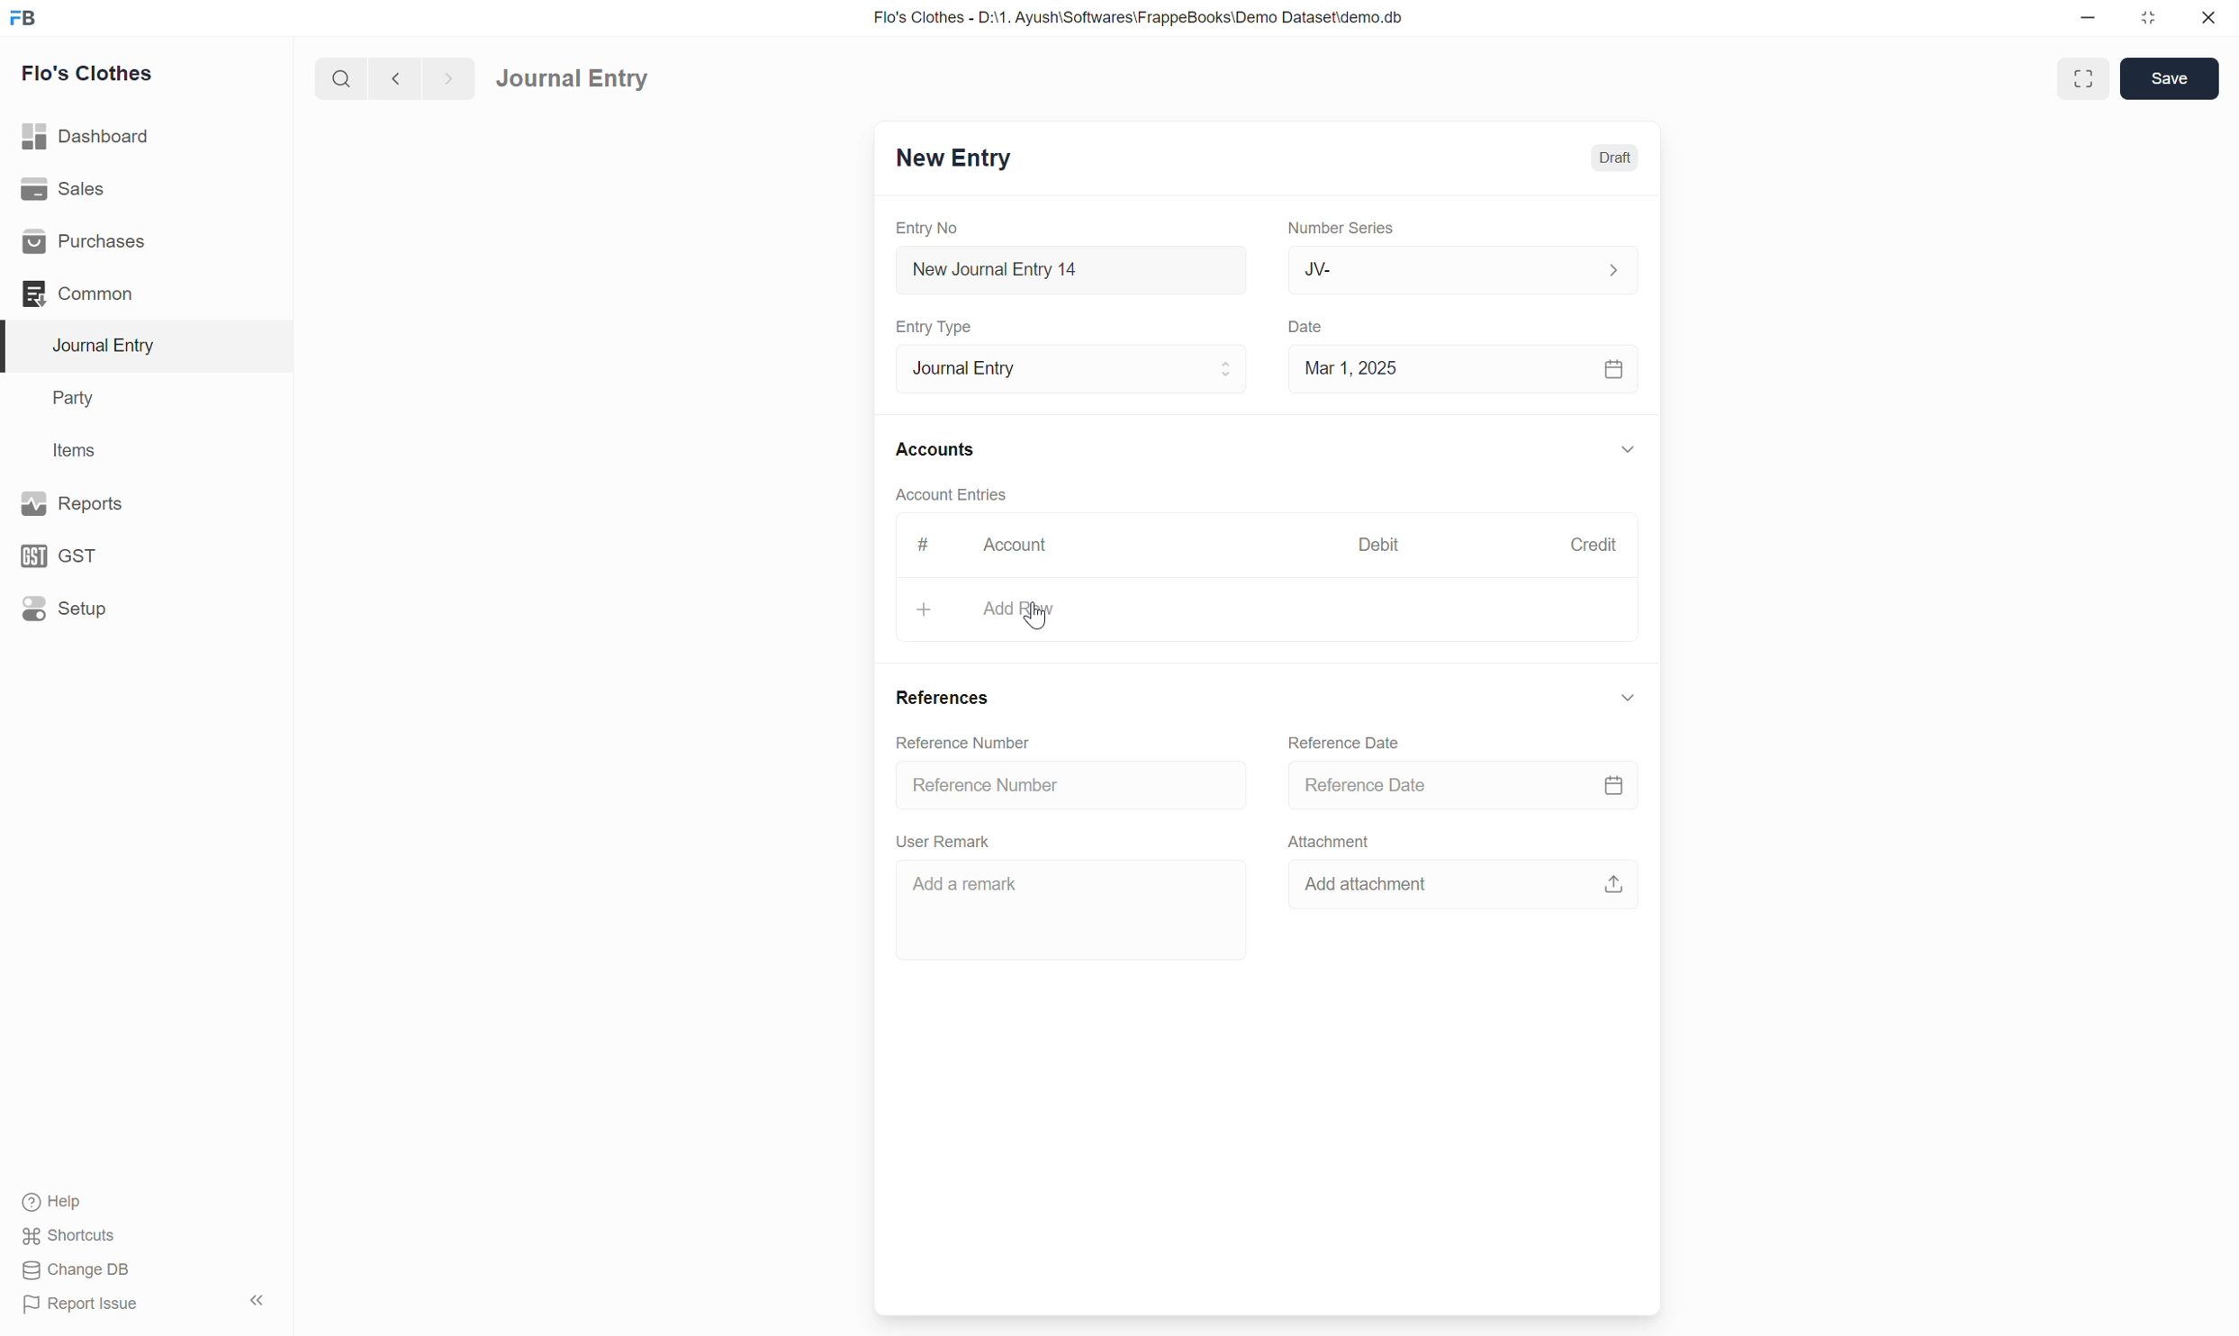 The height and width of the screenshot is (1336, 2239). I want to click on minimize, so click(2089, 19).